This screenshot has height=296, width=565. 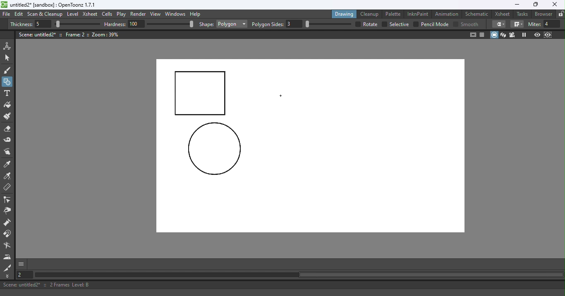 What do you see at coordinates (136, 24) in the screenshot?
I see `100` at bounding box center [136, 24].